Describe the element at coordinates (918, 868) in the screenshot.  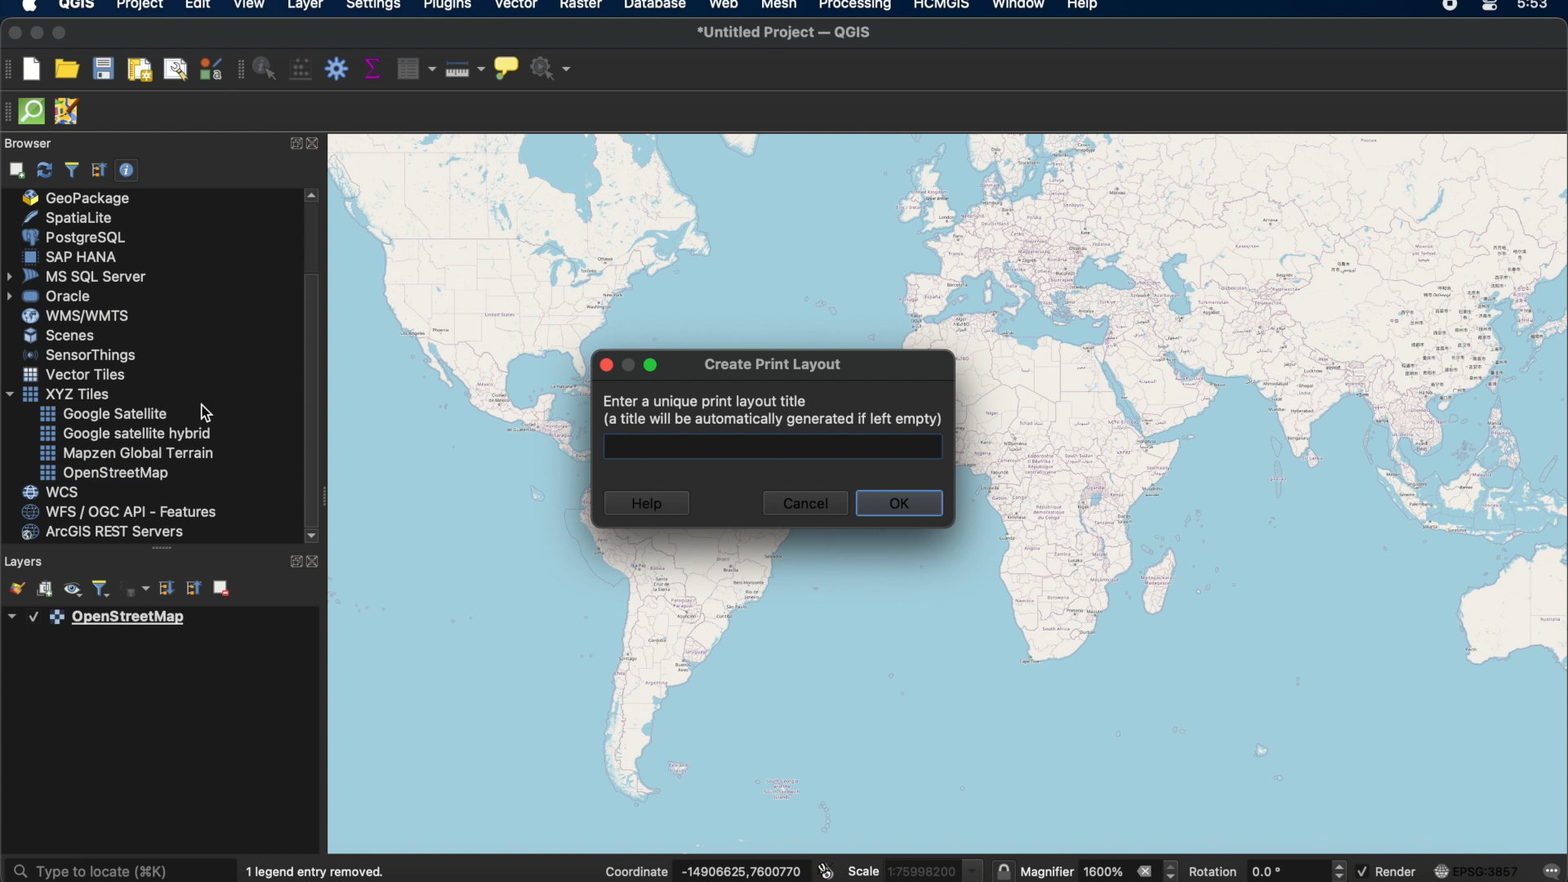
I see `scale` at that location.